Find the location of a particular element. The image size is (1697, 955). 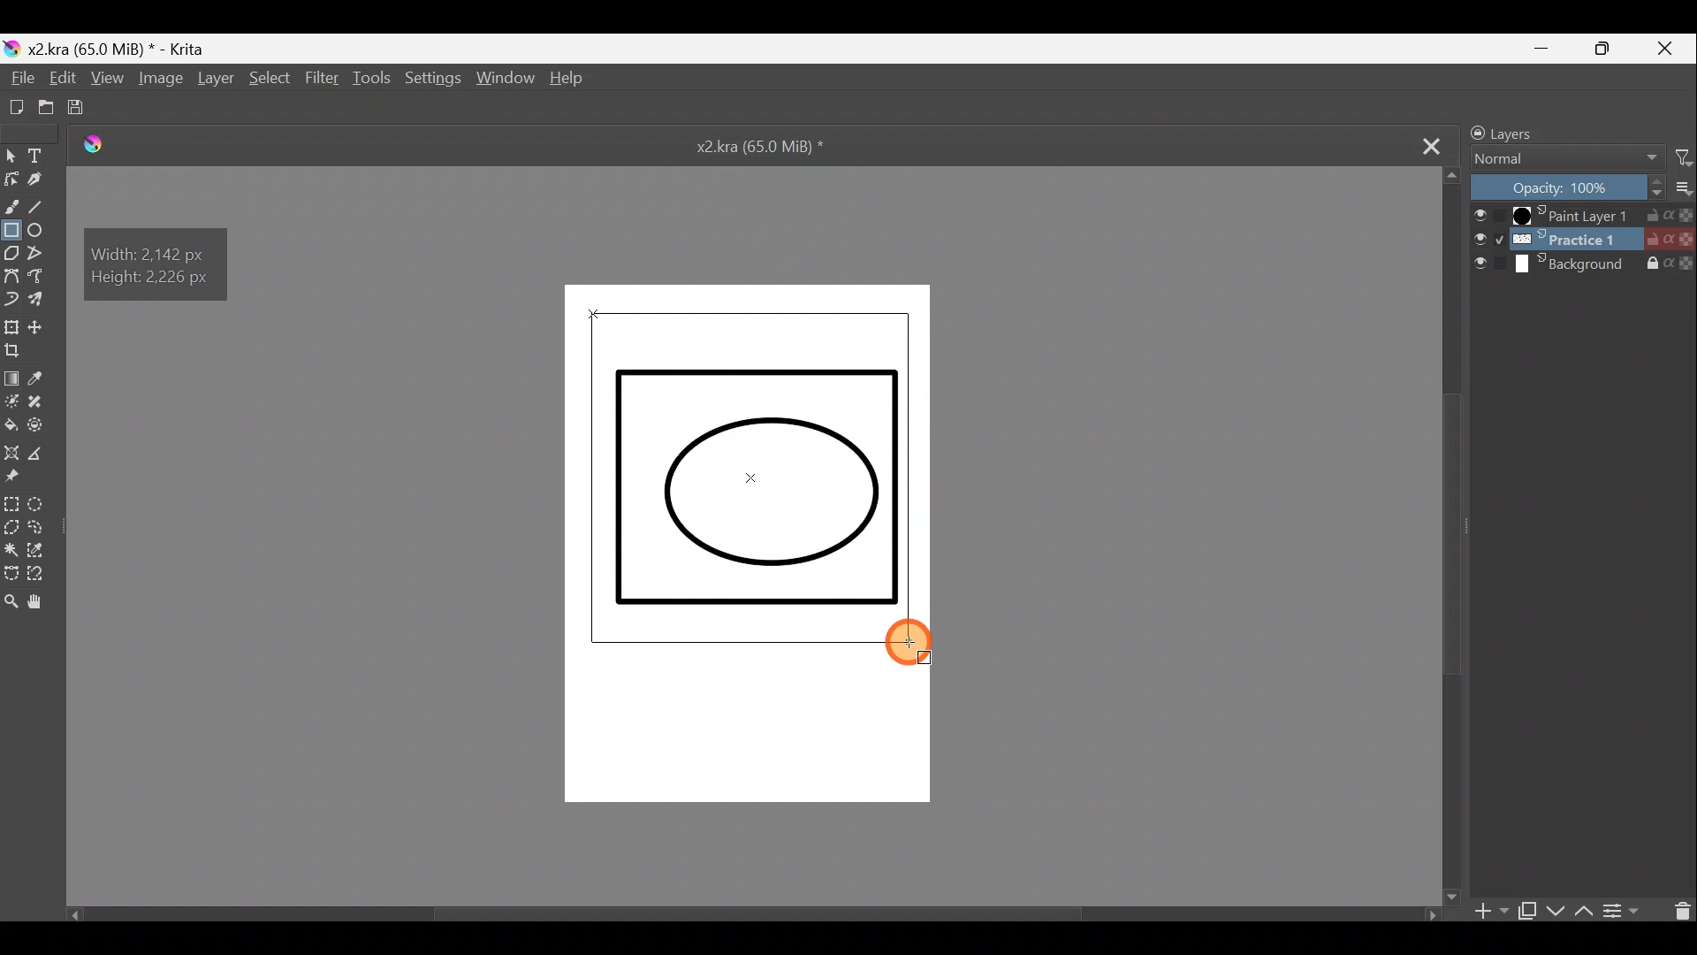

Polyline tool is located at coordinates (41, 256).